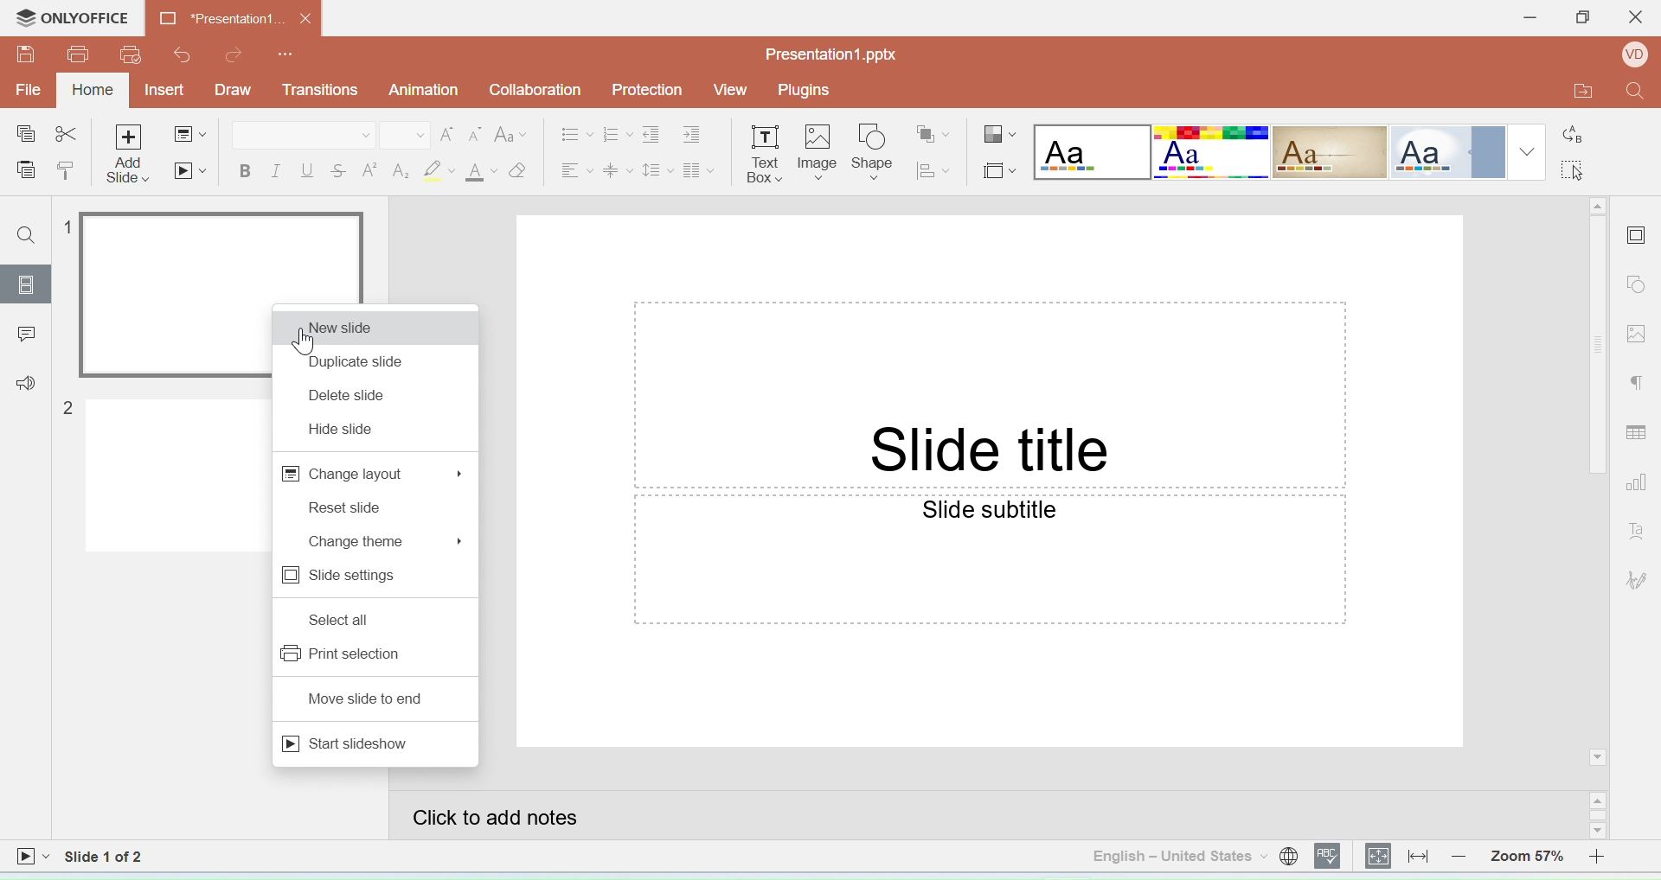 This screenshot has height=880, width=1661. What do you see at coordinates (25, 171) in the screenshot?
I see `Paste` at bounding box center [25, 171].